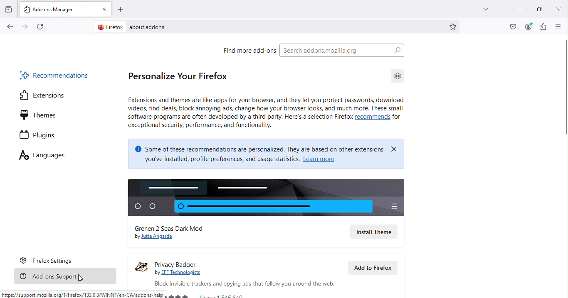 This screenshot has height=298, width=568. Describe the element at coordinates (58, 9) in the screenshot. I see `Add-ons manager` at that location.